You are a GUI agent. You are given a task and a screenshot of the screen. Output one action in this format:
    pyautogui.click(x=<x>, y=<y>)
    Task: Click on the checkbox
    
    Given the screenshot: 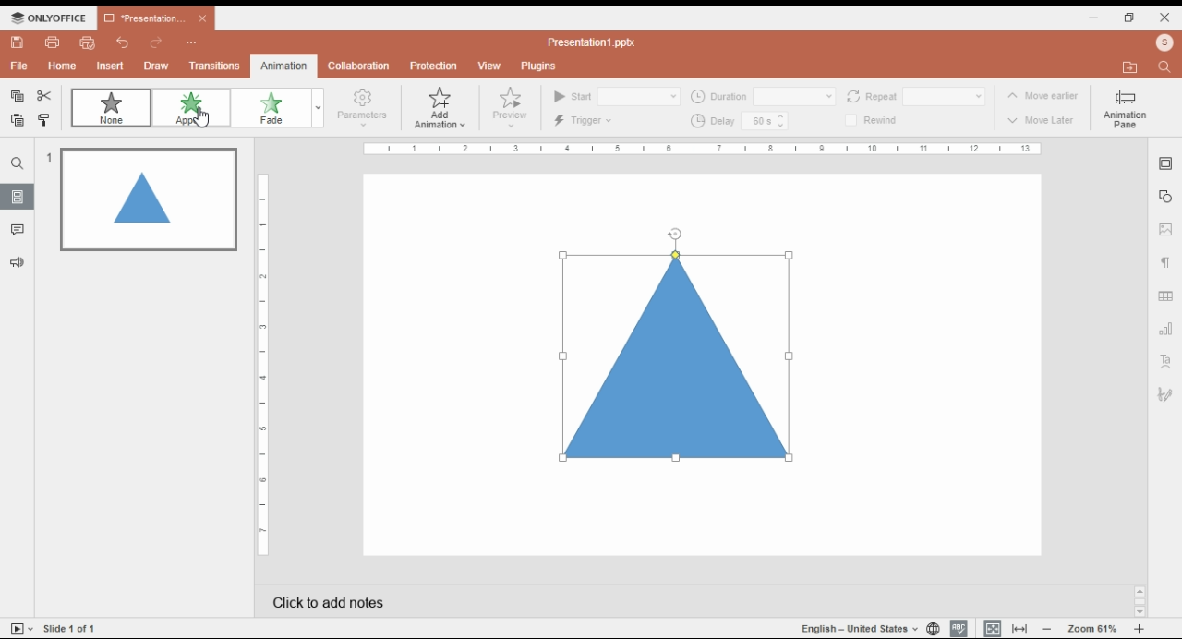 What is the action you would take?
    pyautogui.click(x=852, y=120)
    